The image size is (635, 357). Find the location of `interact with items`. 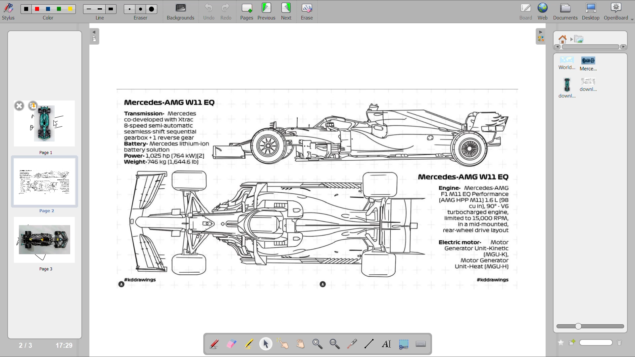

interact with items is located at coordinates (283, 344).